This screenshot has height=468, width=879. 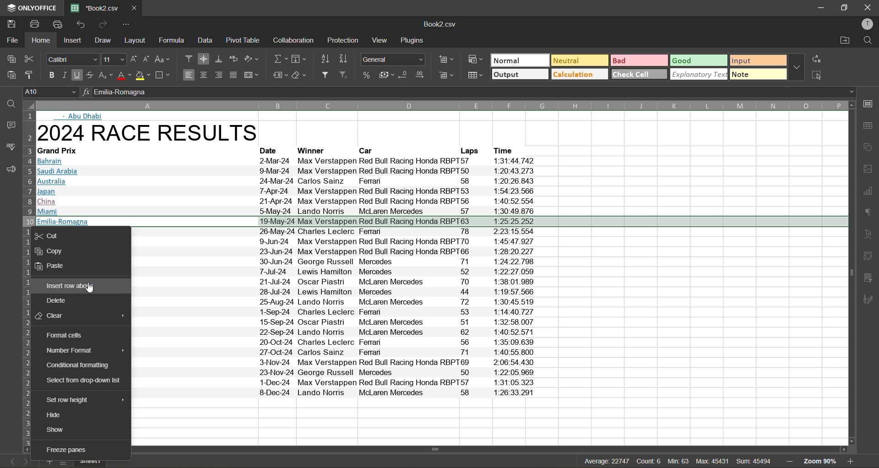 I want to click on print, so click(x=35, y=24).